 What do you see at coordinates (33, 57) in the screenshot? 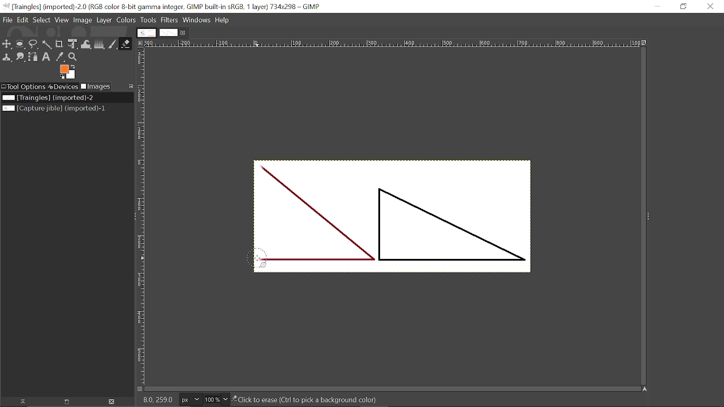
I see `Path tool` at bounding box center [33, 57].